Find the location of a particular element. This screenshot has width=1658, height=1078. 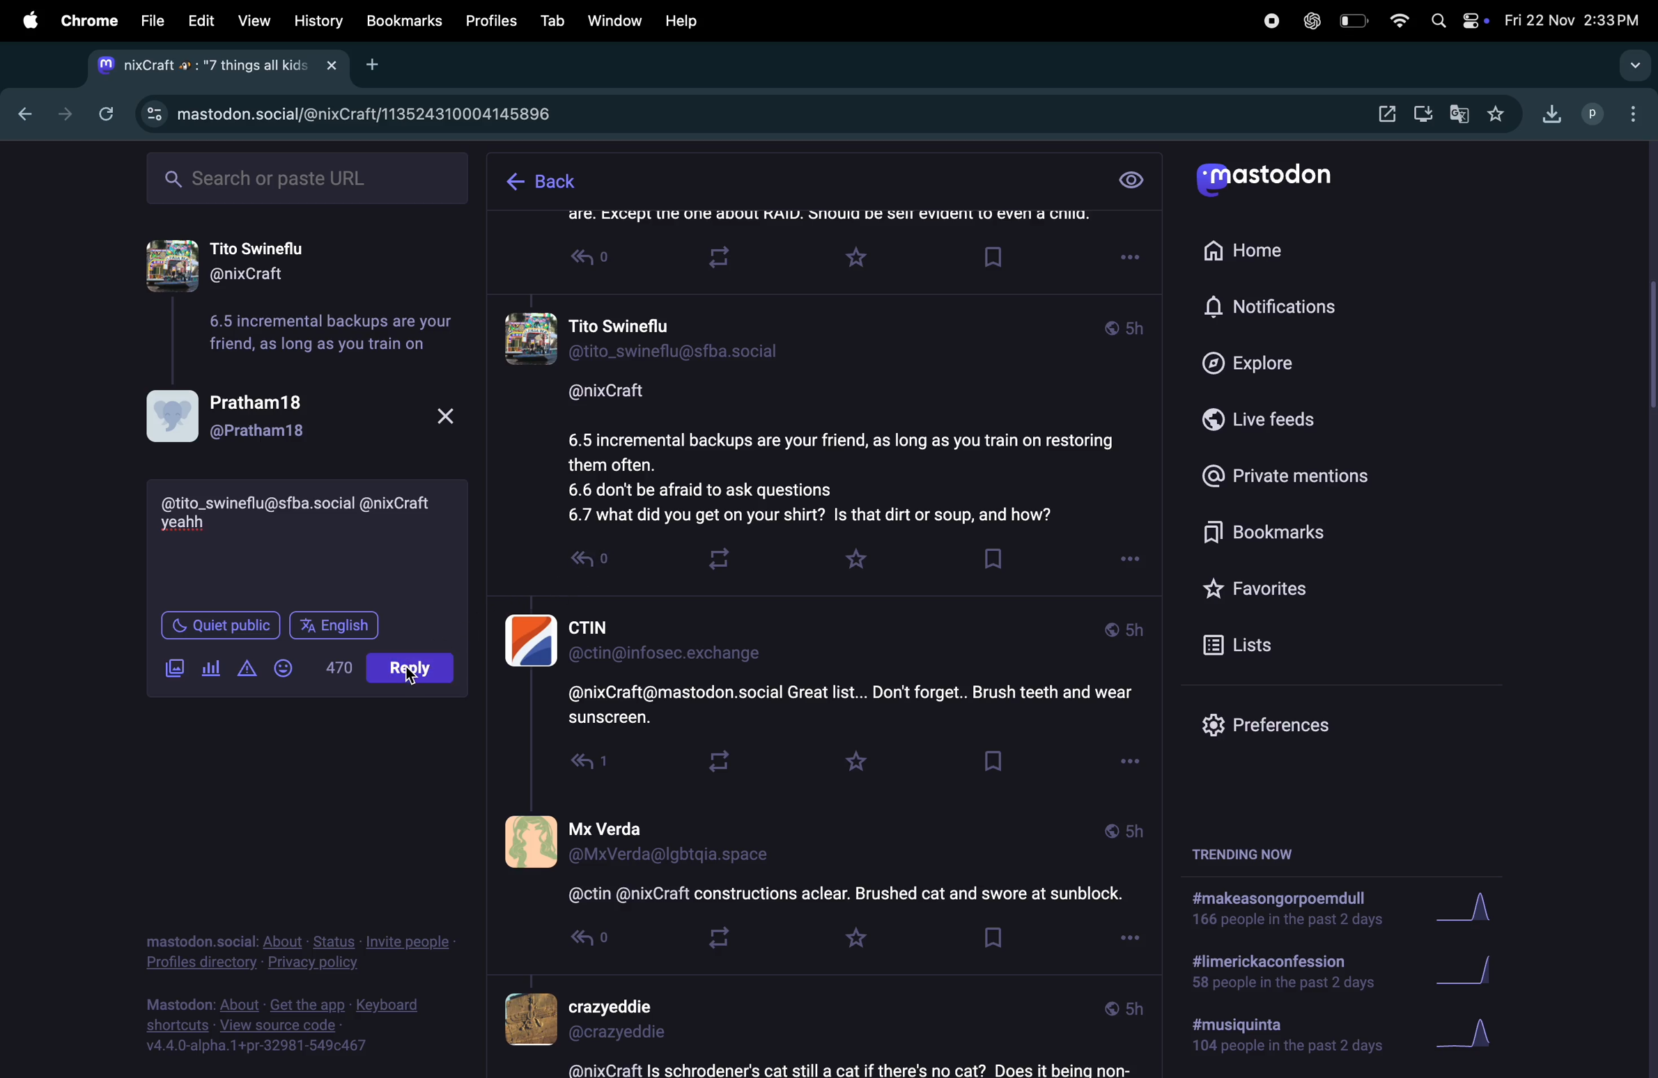

add image is located at coordinates (172, 670).